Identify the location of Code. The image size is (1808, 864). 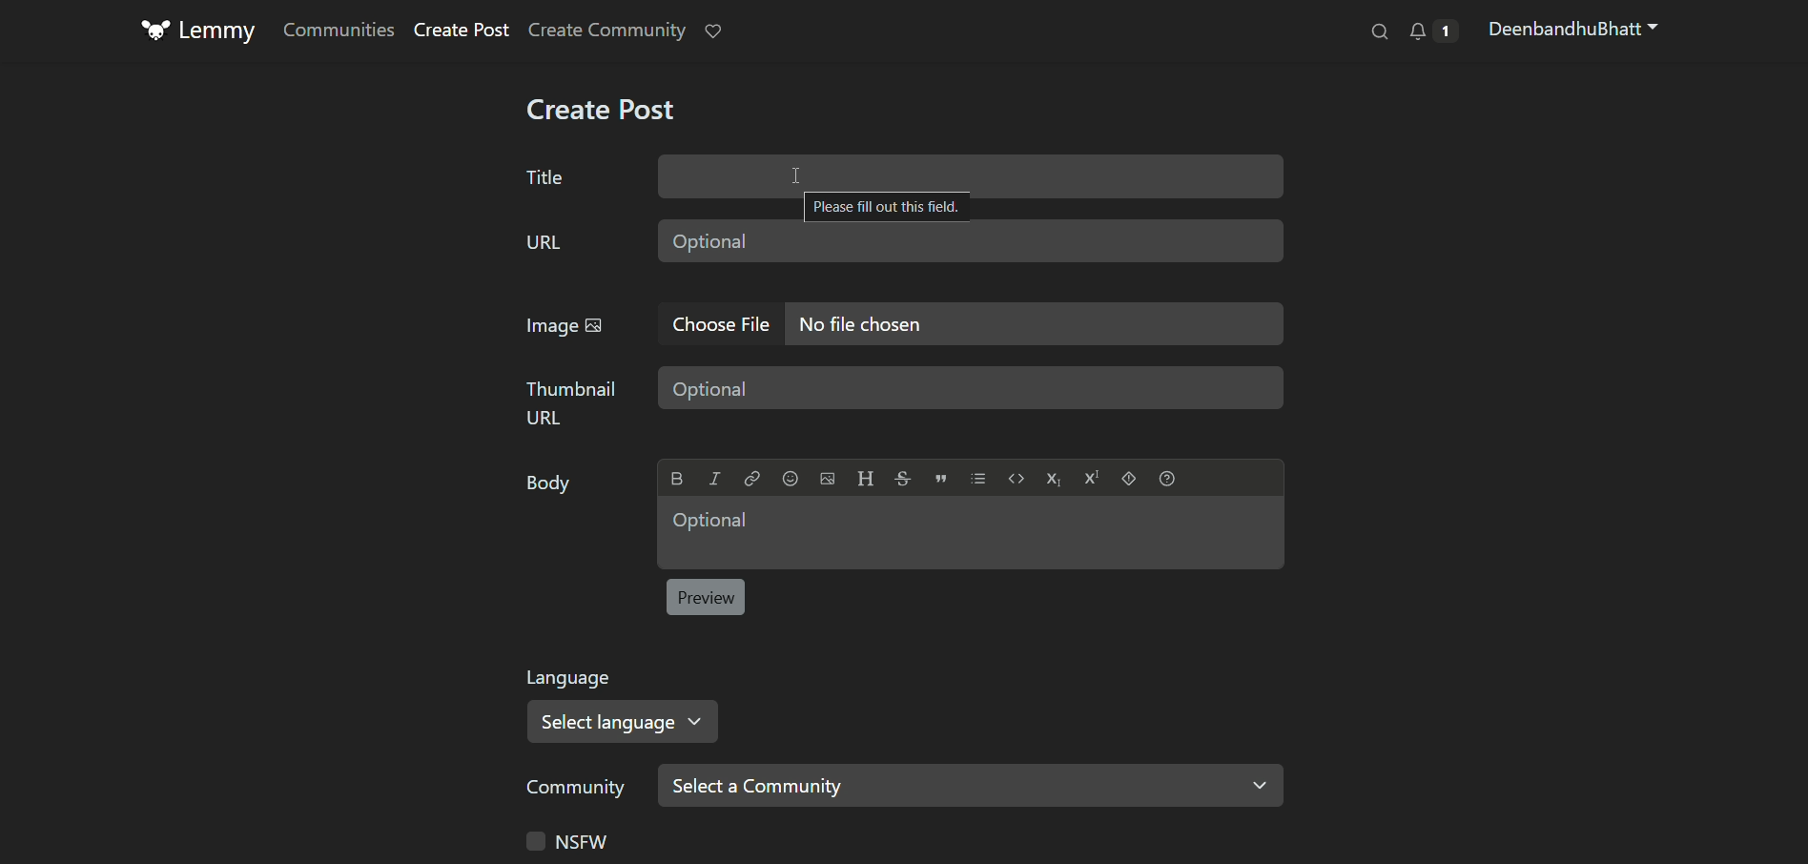
(1017, 479).